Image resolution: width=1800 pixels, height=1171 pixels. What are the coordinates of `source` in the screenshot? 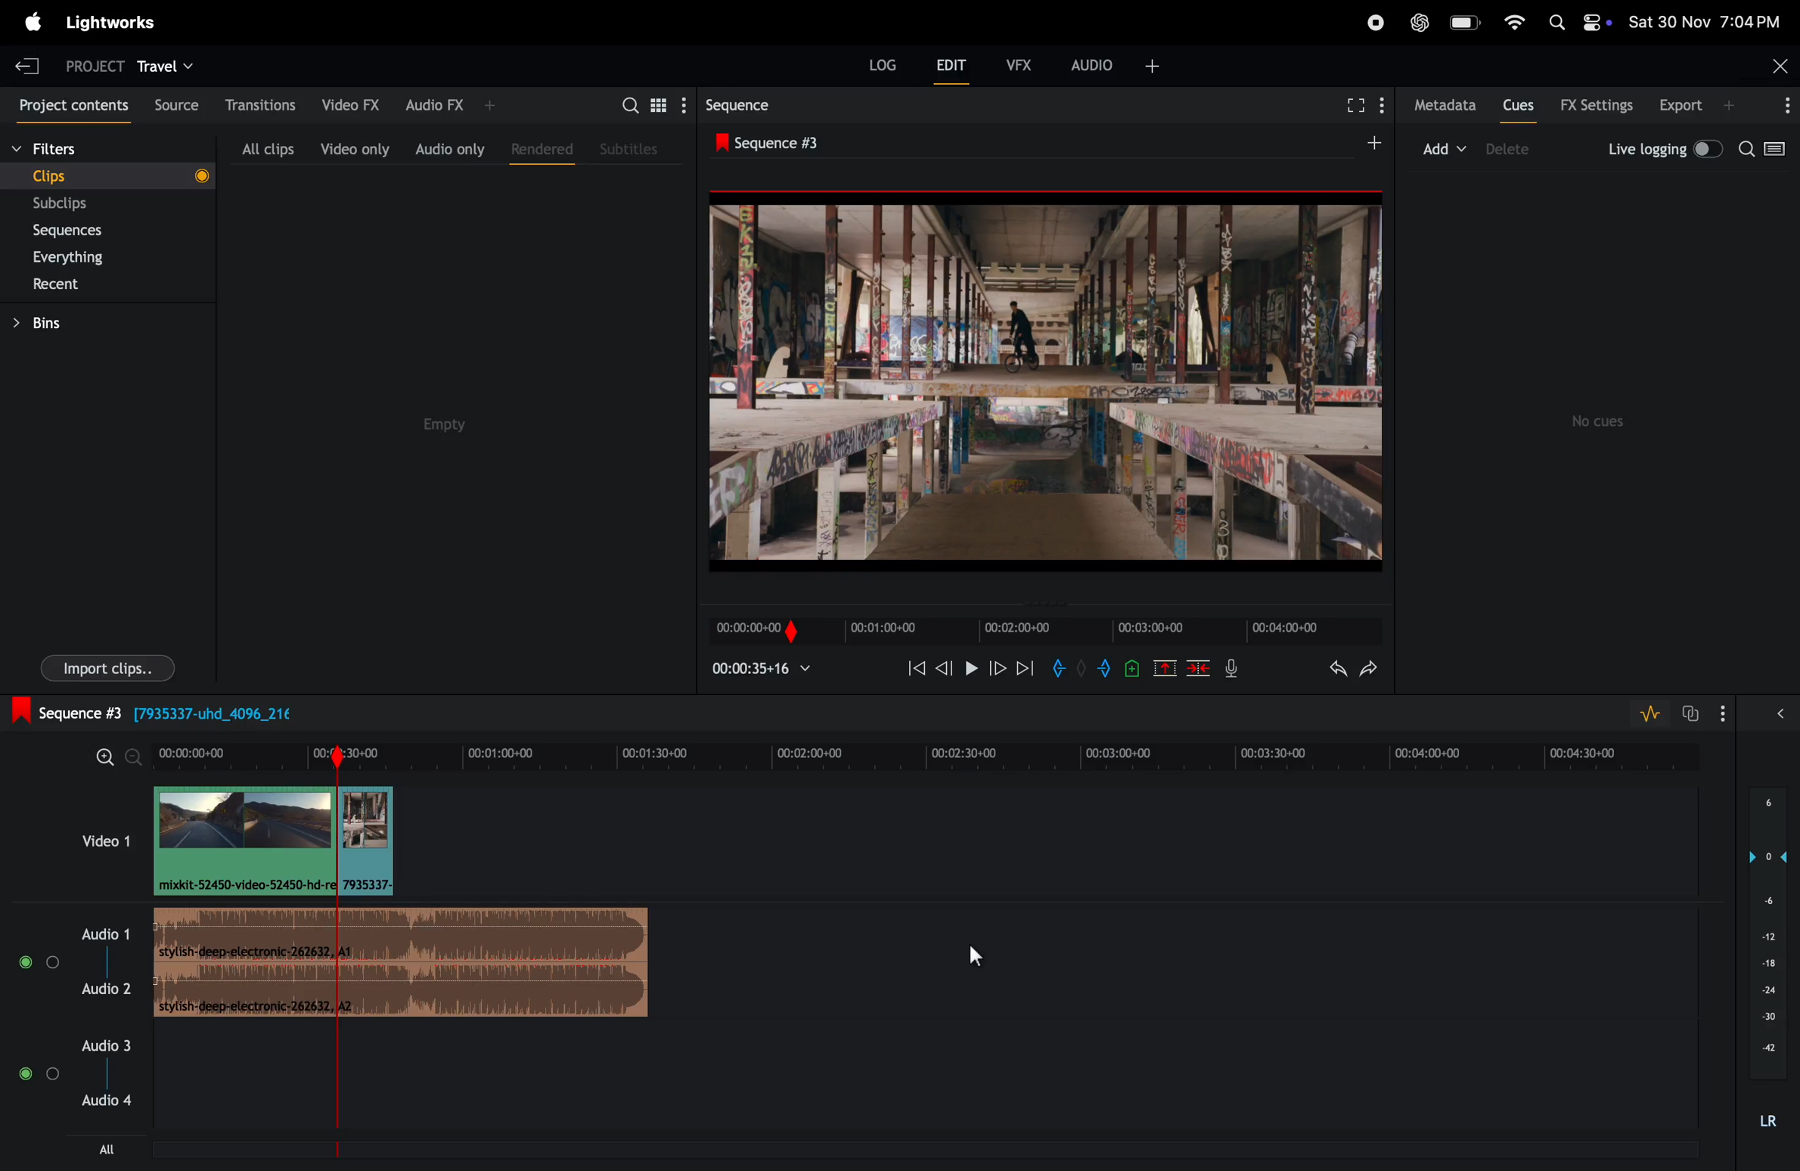 It's located at (170, 104).